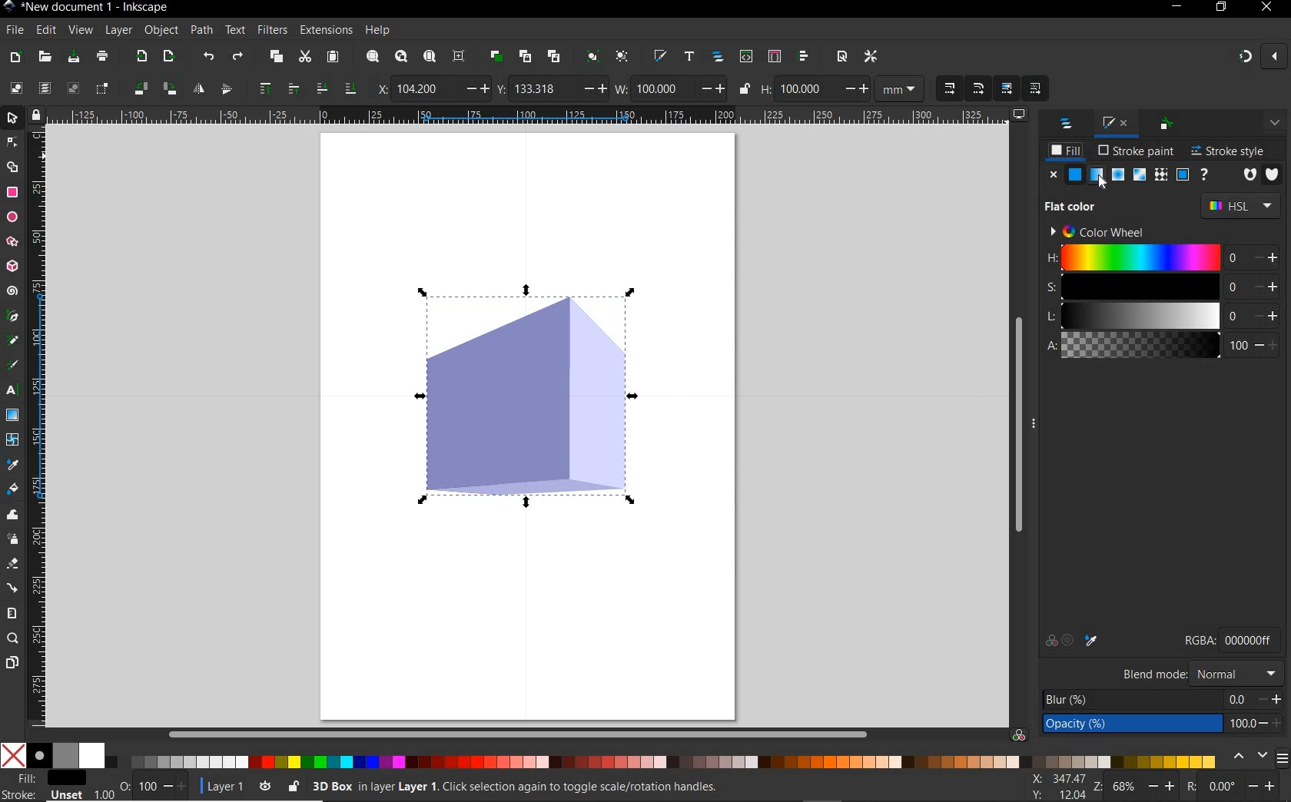 The width and height of the screenshot is (1291, 802). What do you see at coordinates (804, 88) in the screenshot?
I see `100` at bounding box center [804, 88].